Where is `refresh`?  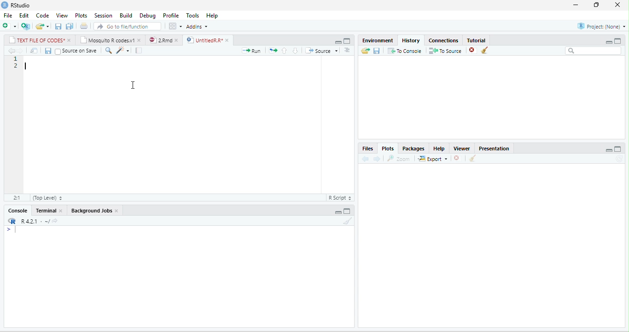
refresh is located at coordinates (619, 159).